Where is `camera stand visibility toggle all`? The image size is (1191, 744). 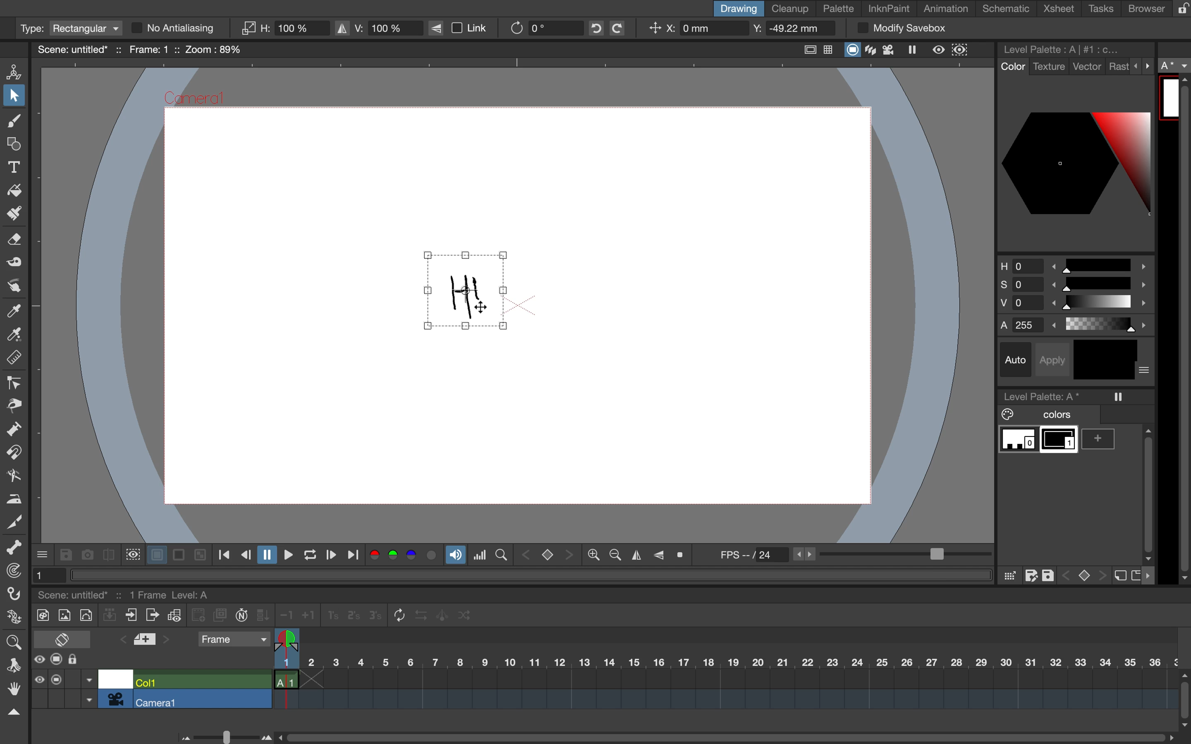
camera stand visibility toggle all is located at coordinates (57, 660).